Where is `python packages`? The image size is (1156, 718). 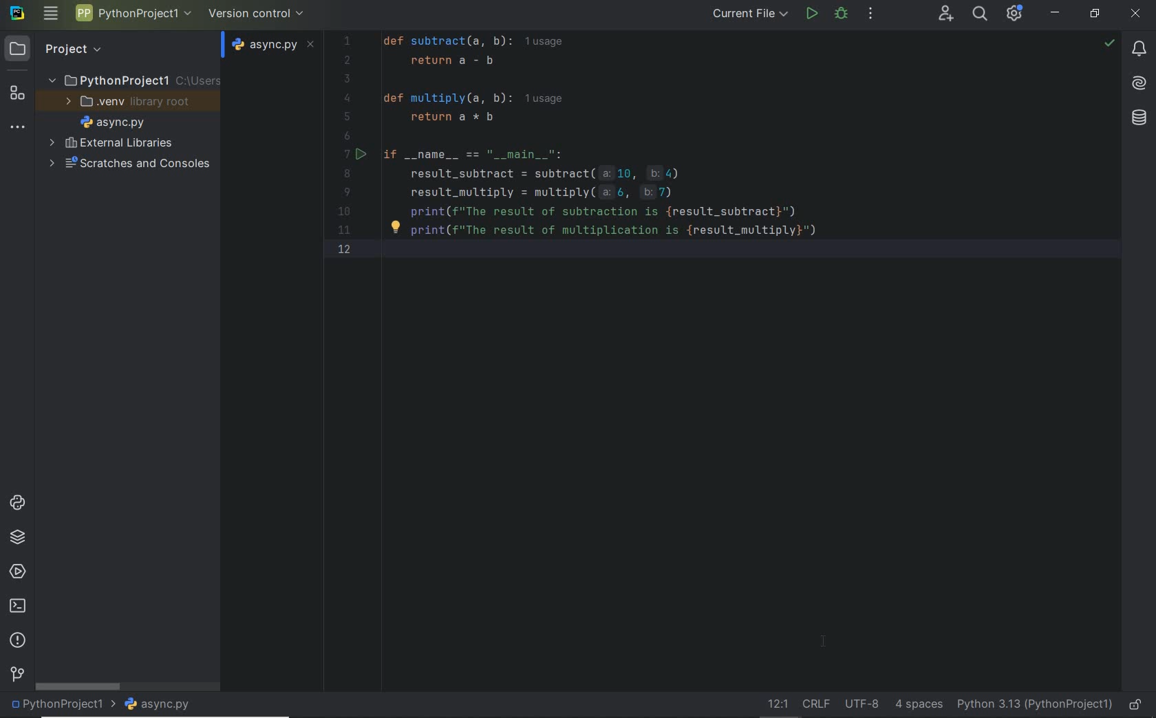 python packages is located at coordinates (17, 538).